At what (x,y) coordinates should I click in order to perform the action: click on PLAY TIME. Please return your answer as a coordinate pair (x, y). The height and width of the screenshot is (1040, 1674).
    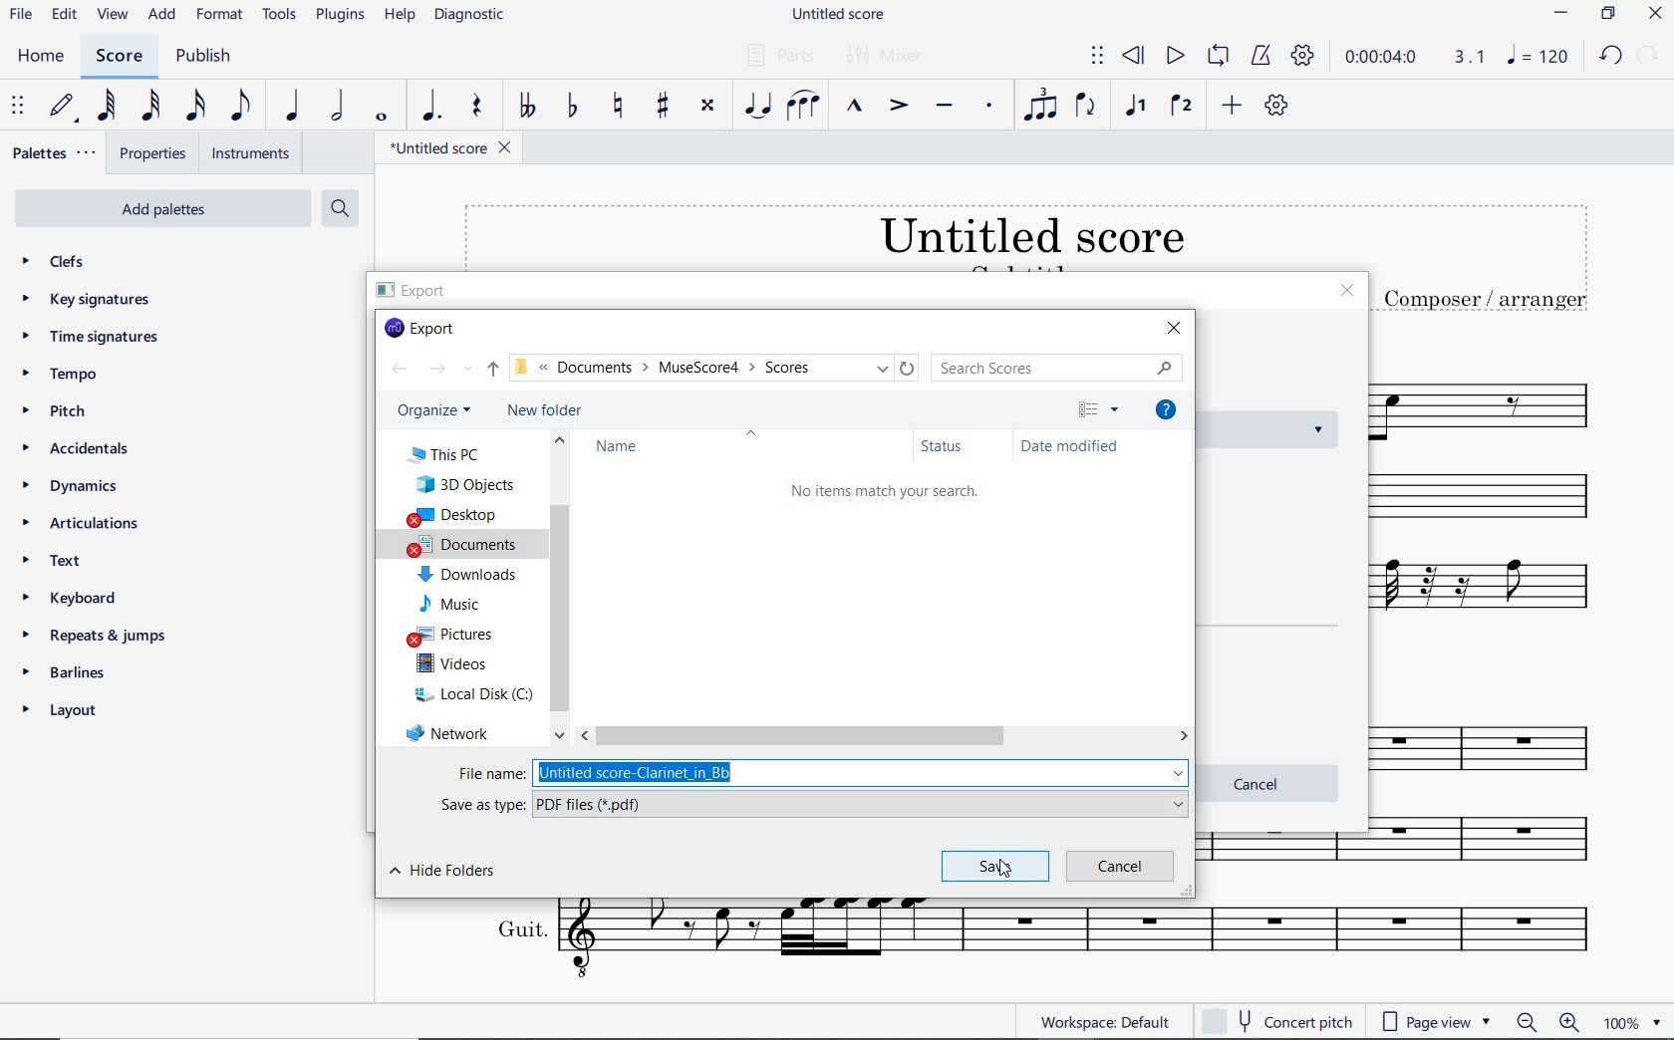
    Looking at the image, I should click on (1415, 58).